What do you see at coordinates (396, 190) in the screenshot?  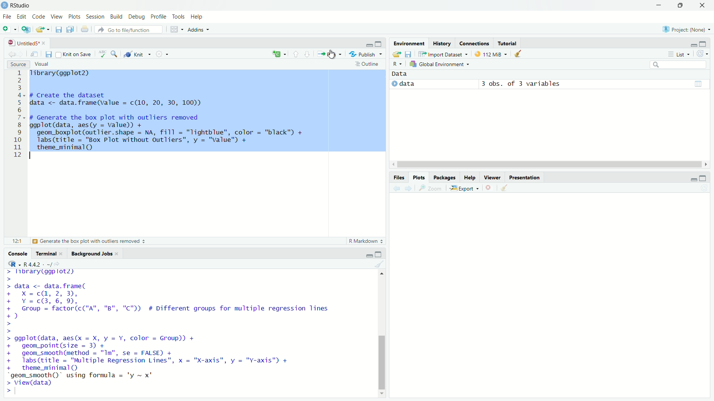 I see `back` at bounding box center [396, 190].